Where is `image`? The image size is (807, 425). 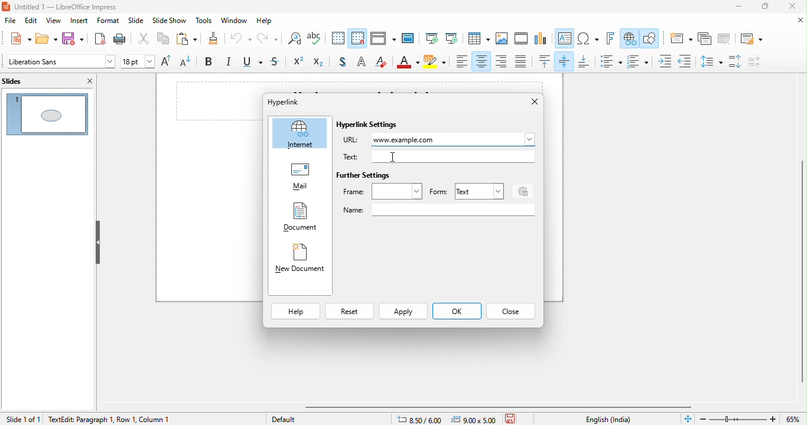
image is located at coordinates (502, 39).